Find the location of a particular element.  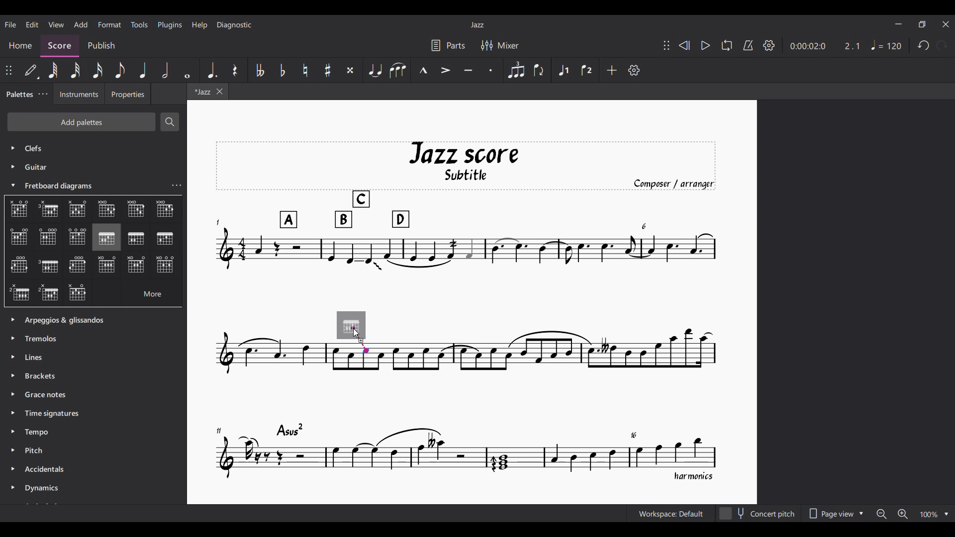

Chart 10 is located at coordinates (137, 238).